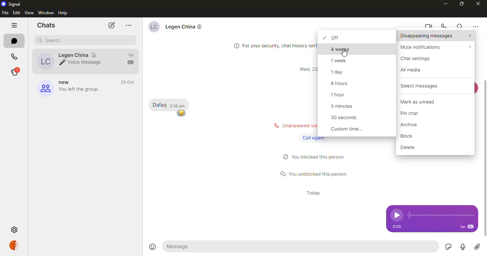 This screenshot has height=256, width=487. What do you see at coordinates (417, 59) in the screenshot?
I see `chat settings` at bounding box center [417, 59].